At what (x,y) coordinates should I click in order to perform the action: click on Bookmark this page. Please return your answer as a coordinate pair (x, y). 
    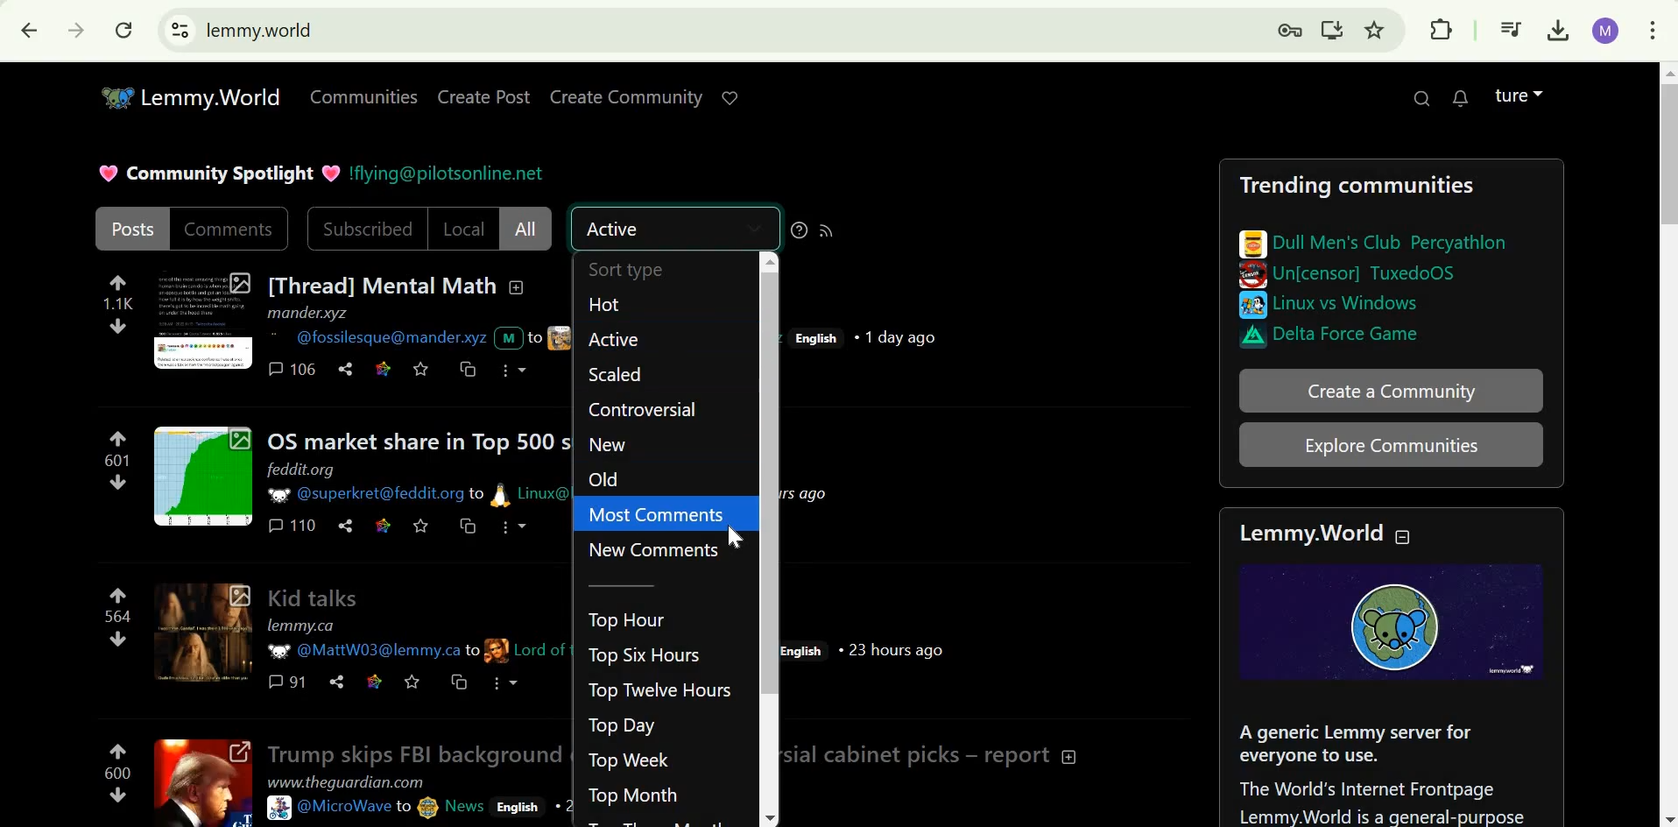
    Looking at the image, I should click on (1376, 31).